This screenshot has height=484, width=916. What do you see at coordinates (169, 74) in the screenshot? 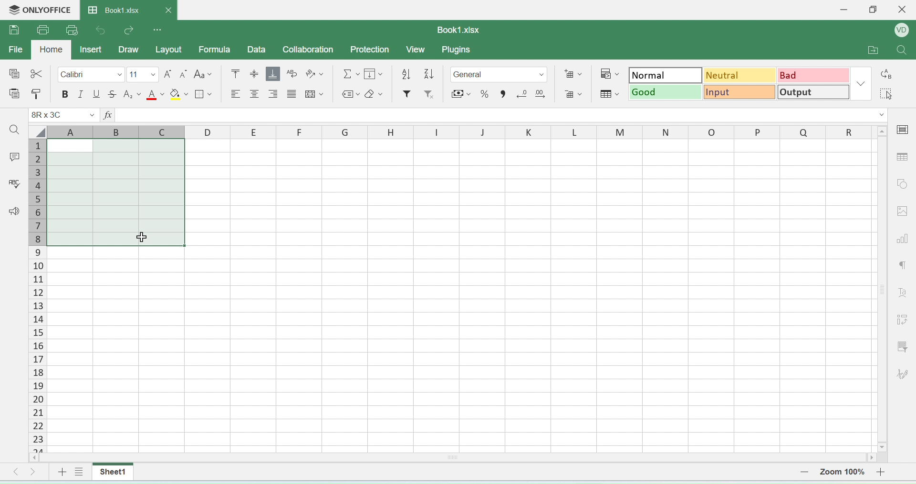
I see `increase font` at bounding box center [169, 74].